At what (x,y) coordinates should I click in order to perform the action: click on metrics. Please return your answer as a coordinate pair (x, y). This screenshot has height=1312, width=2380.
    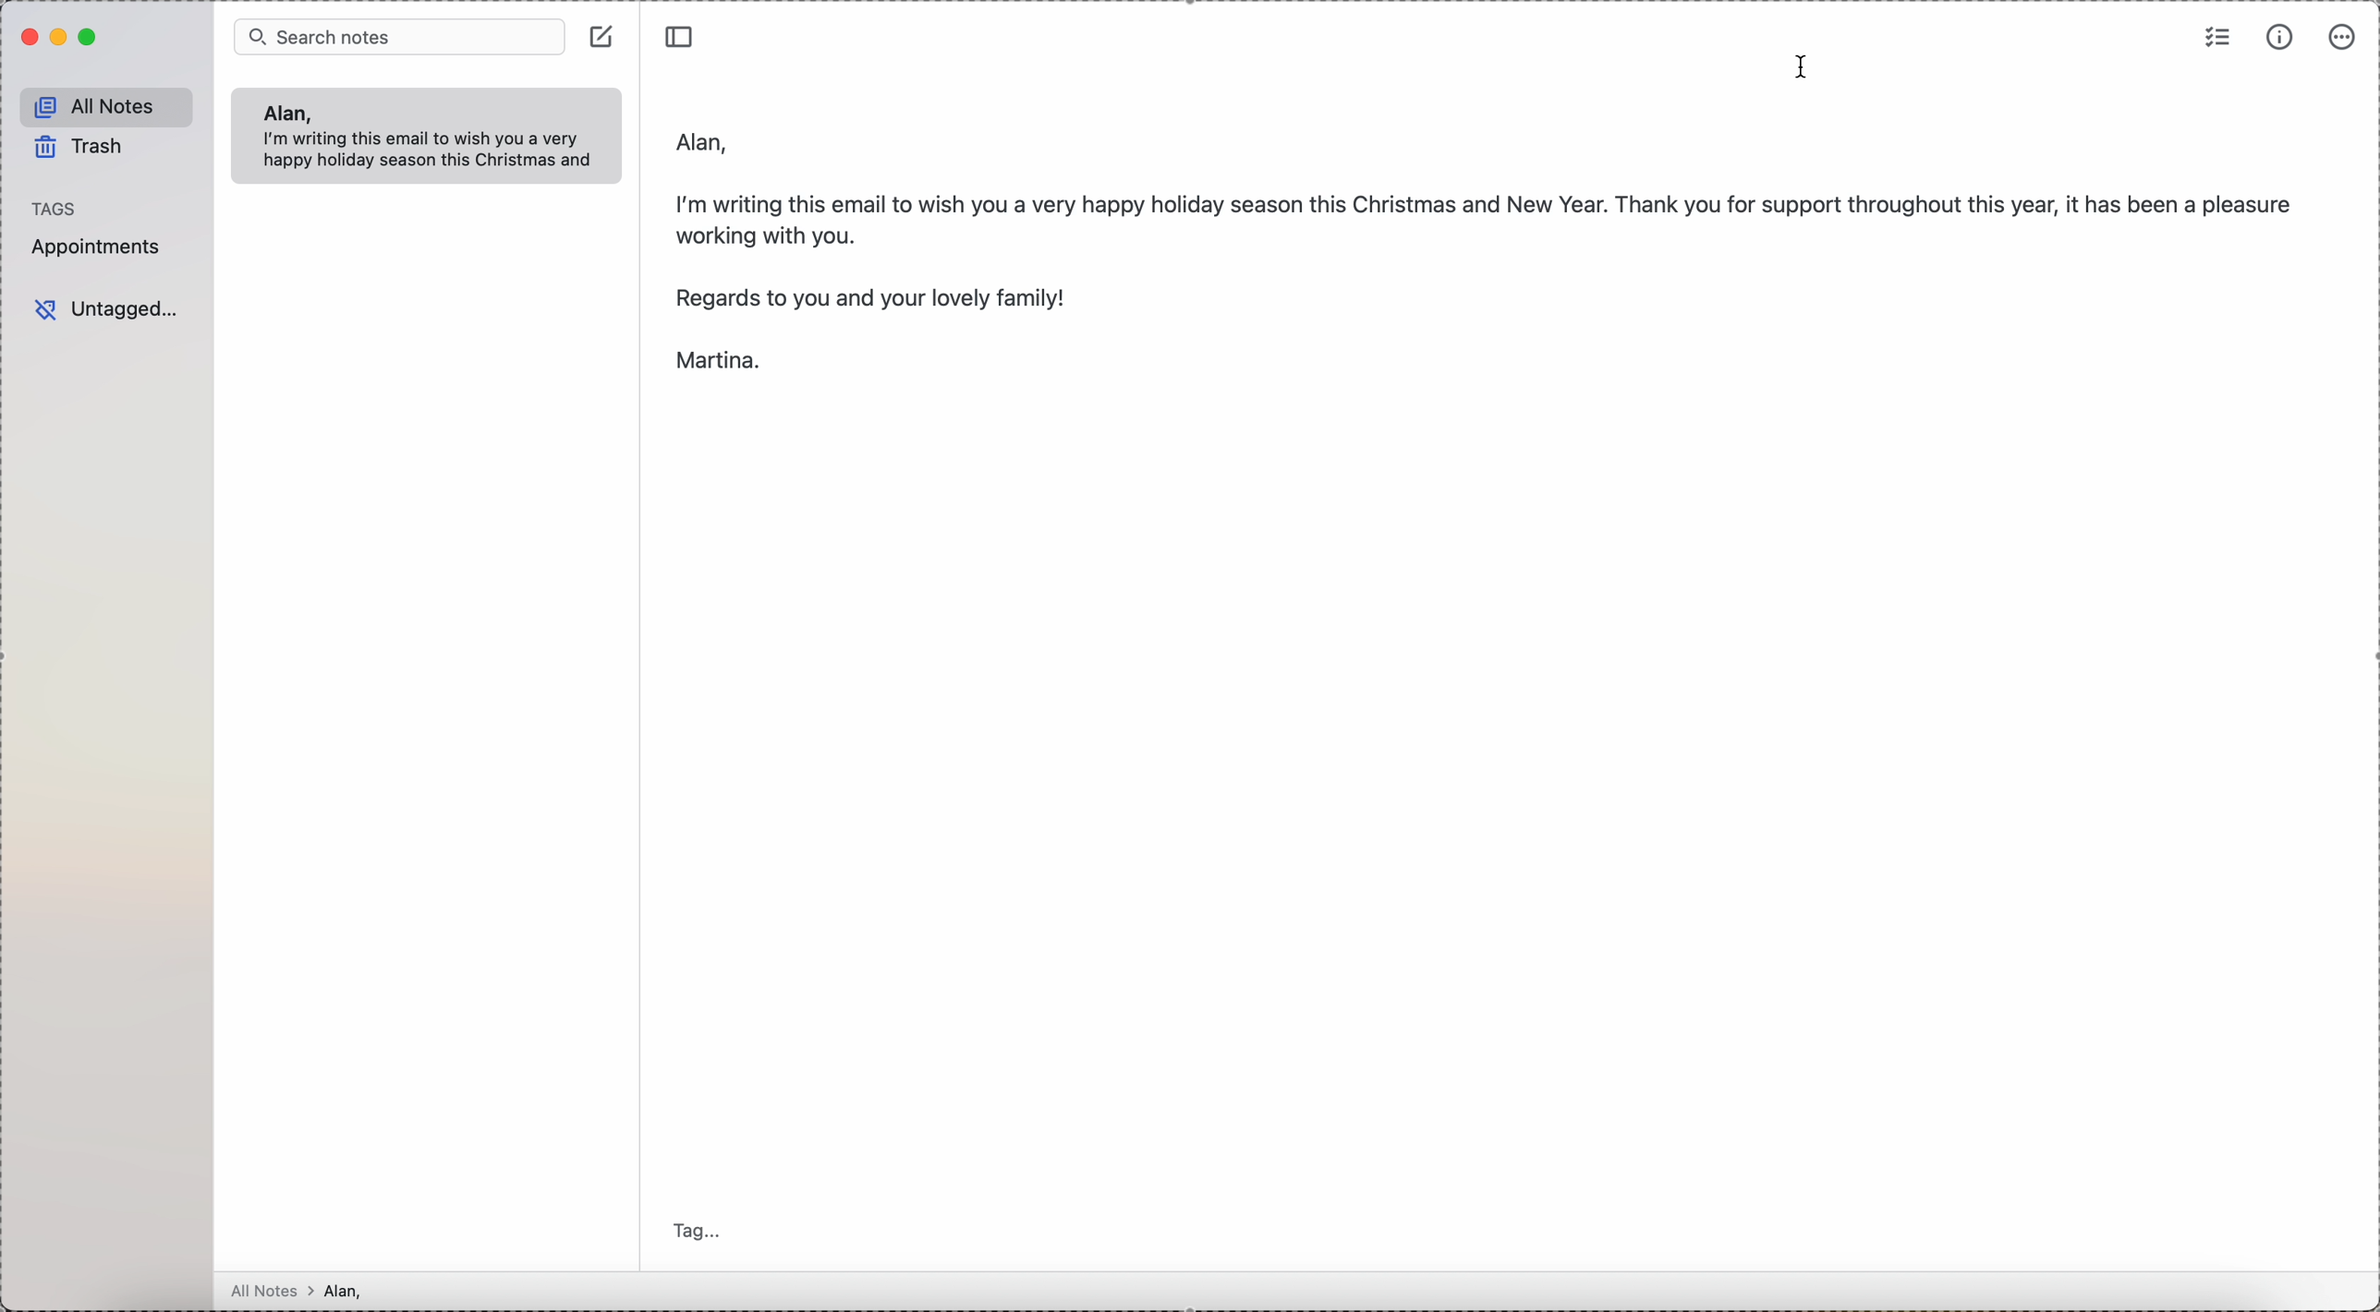
    Looking at the image, I should click on (2280, 38).